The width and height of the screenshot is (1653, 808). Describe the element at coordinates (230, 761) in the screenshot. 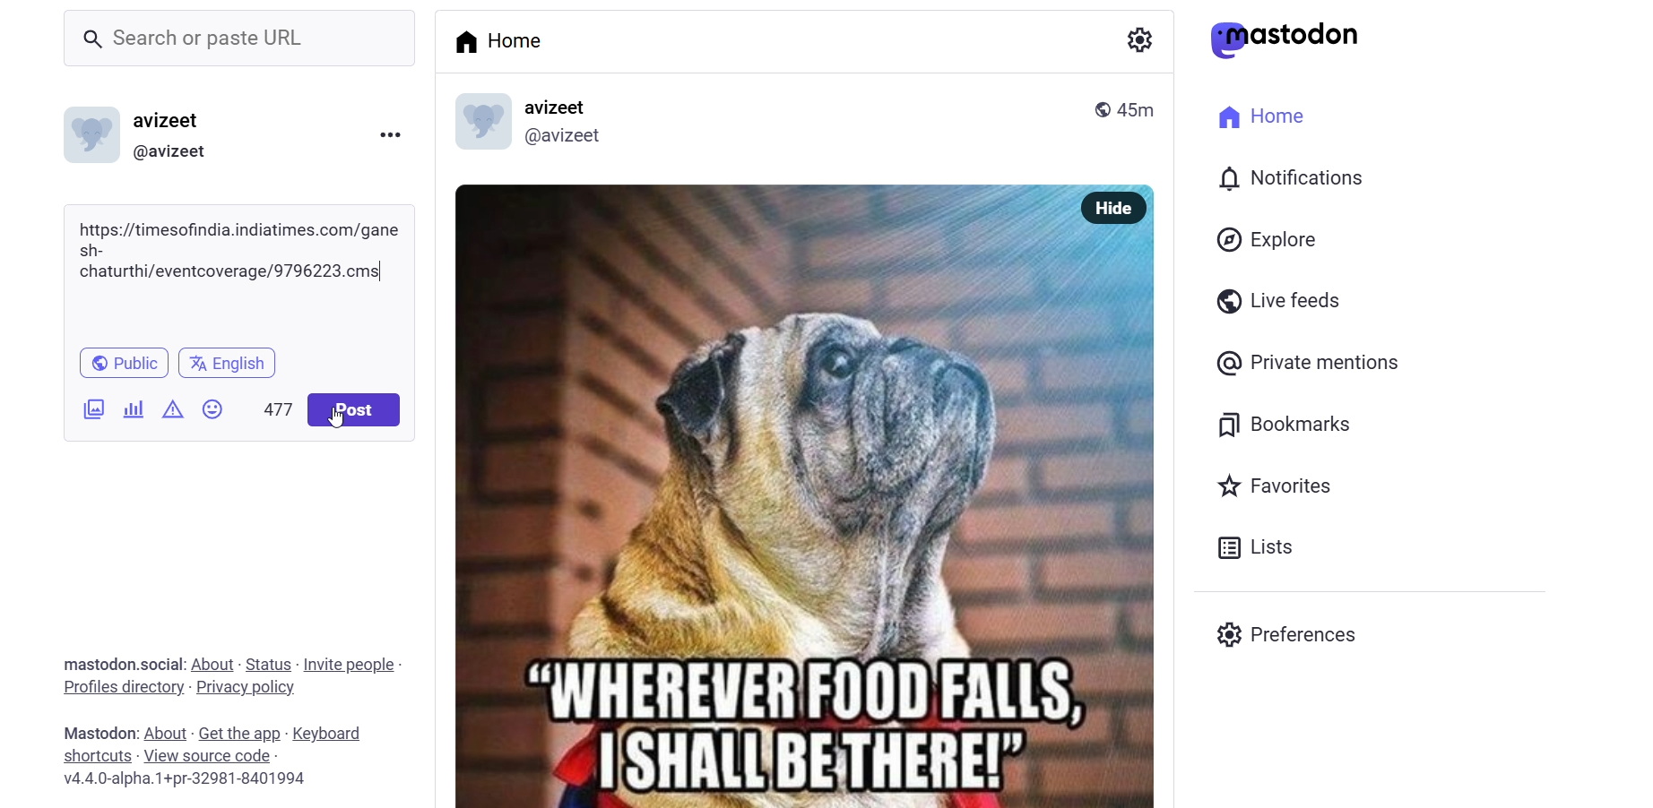

I see `Mastodon: About - Get the app - Keyboard
shortcuts - View source code
v4.4.0-alpha.1+pr-32981-8401994` at that location.